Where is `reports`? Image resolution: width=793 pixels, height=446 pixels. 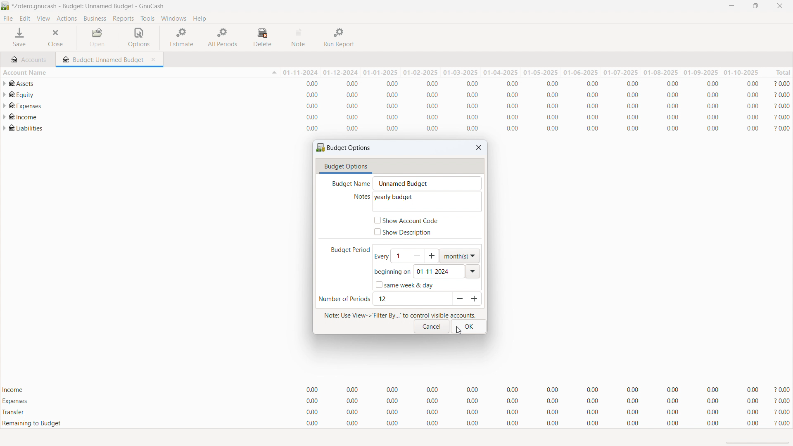 reports is located at coordinates (123, 19).